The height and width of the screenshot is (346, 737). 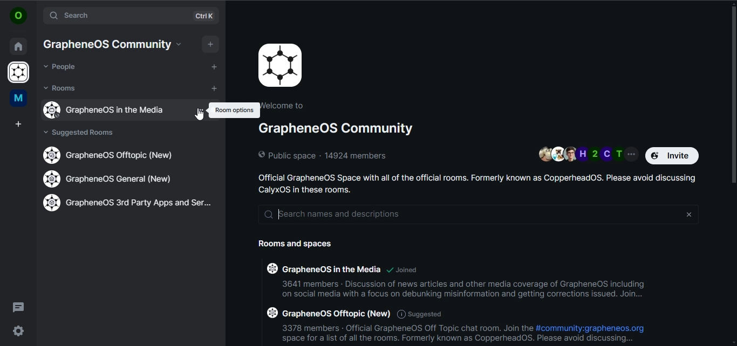 I want to click on grapheneOS, so click(x=20, y=73).